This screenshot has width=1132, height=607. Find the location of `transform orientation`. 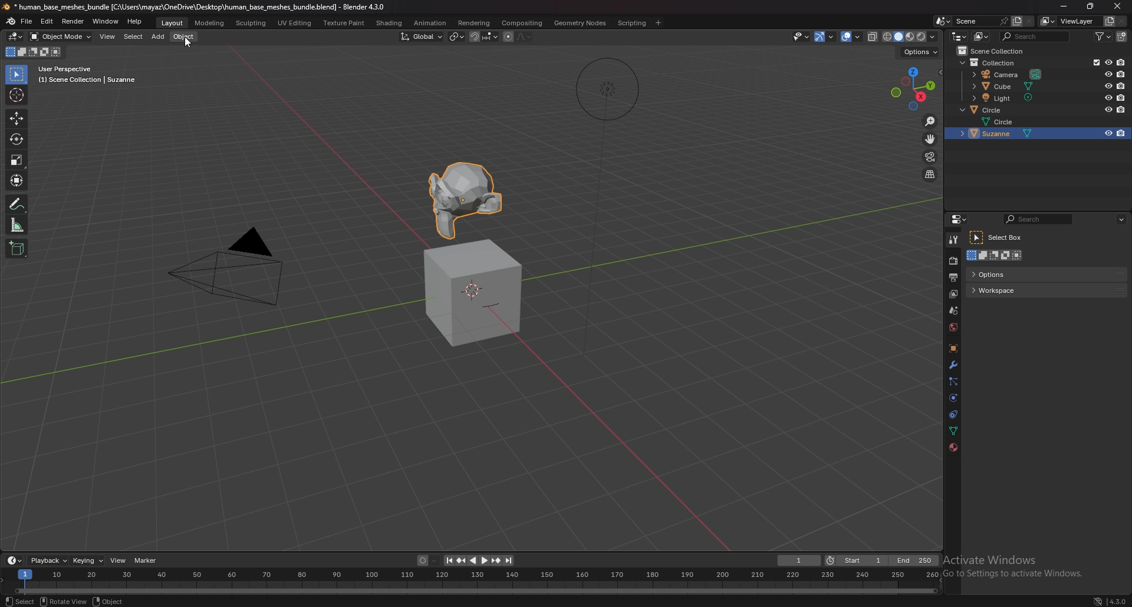

transform orientation is located at coordinates (422, 36).